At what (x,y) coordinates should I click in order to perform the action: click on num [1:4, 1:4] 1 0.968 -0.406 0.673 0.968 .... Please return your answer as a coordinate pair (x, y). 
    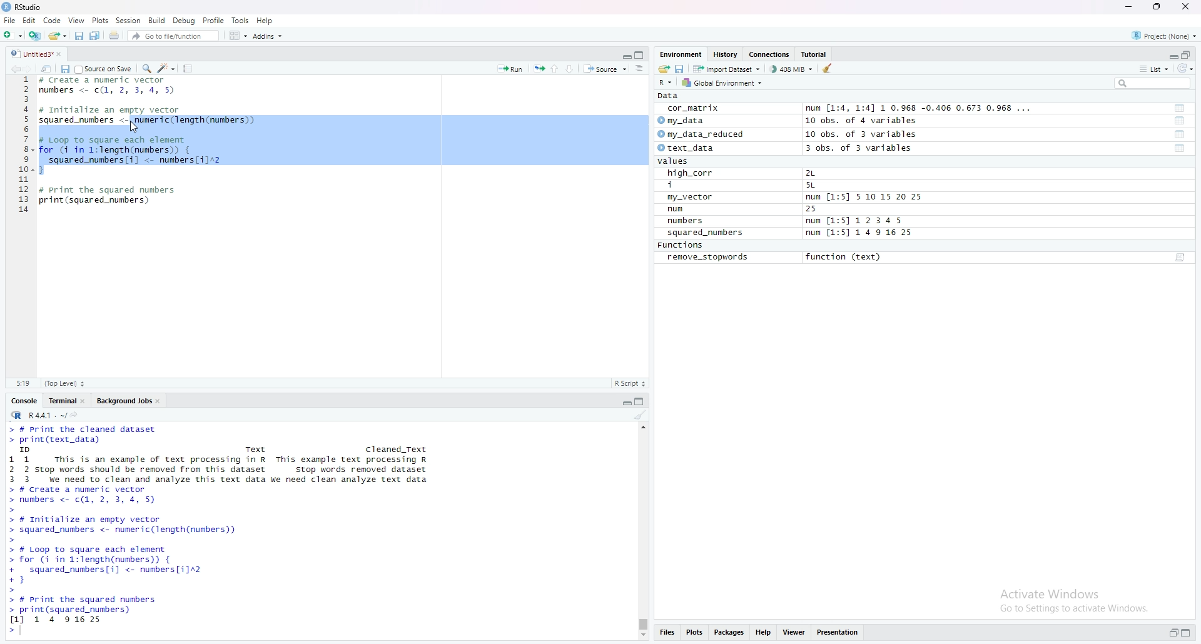
    Looking at the image, I should click on (920, 109).